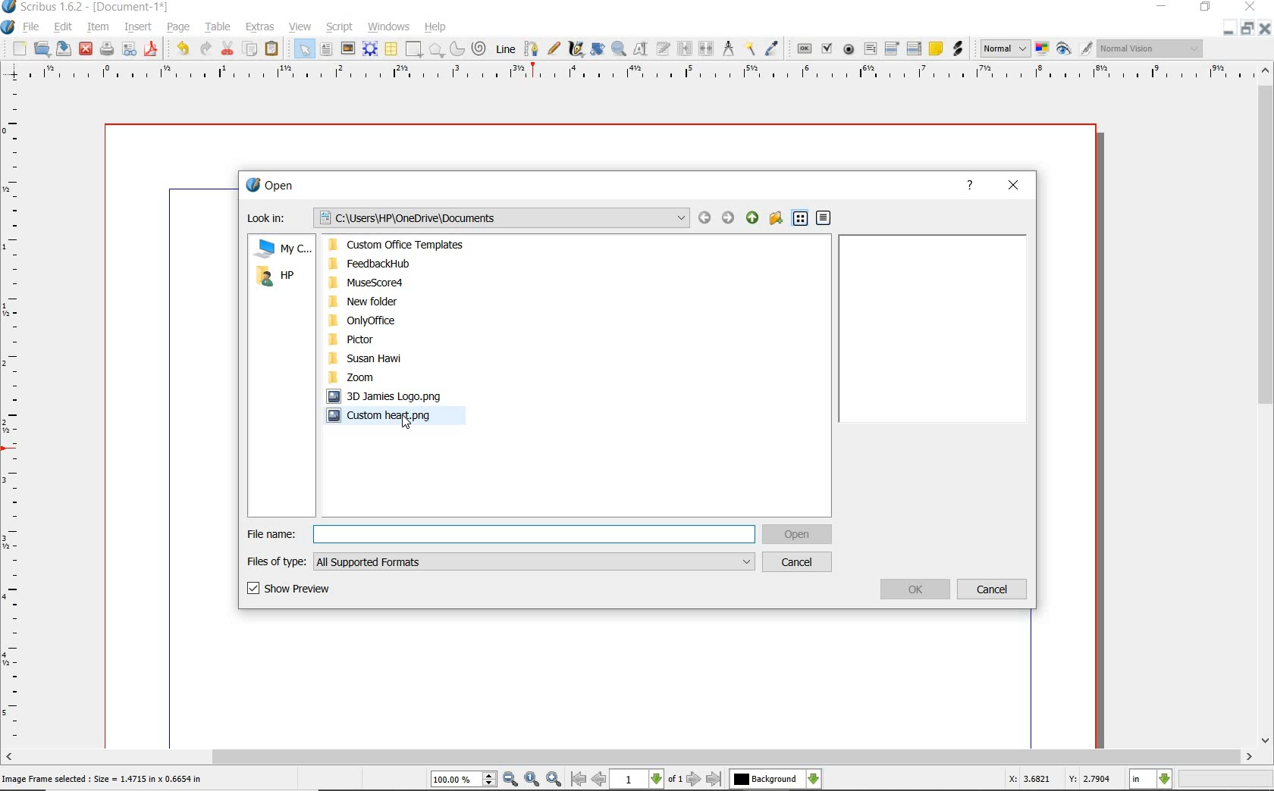  Describe the element at coordinates (315, 590) in the screenshot. I see `show preview` at that location.